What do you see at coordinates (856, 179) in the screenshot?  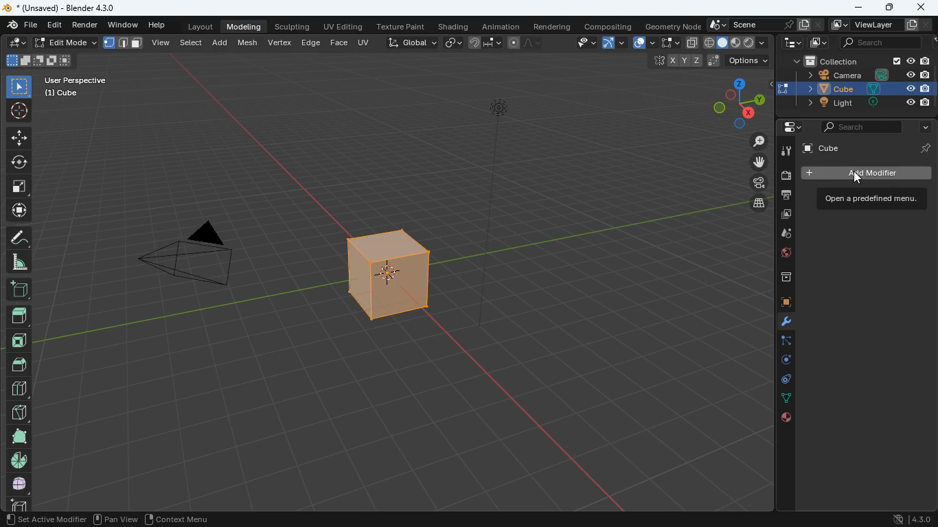 I see `cursor` at bounding box center [856, 179].